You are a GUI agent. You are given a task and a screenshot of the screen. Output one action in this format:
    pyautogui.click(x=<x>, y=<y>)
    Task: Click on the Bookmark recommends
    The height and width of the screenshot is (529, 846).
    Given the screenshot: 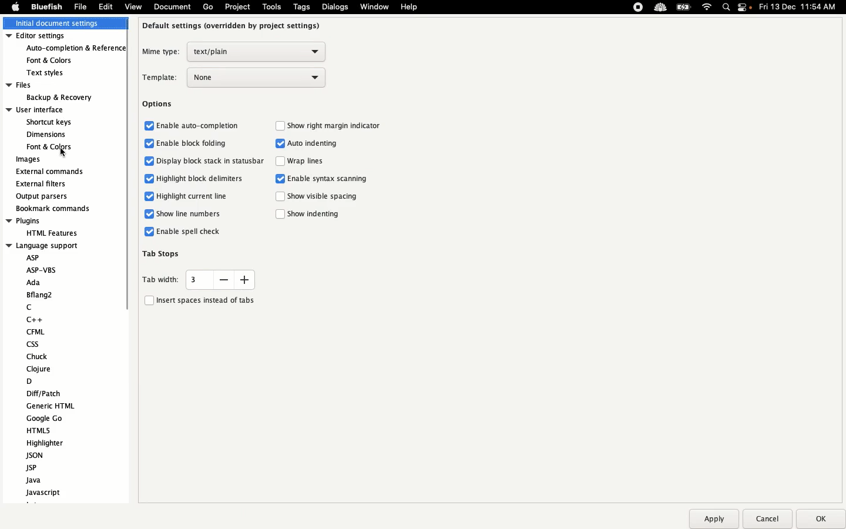 What is the action you would take?
    pyautogui.click(x=54, y=207)
    